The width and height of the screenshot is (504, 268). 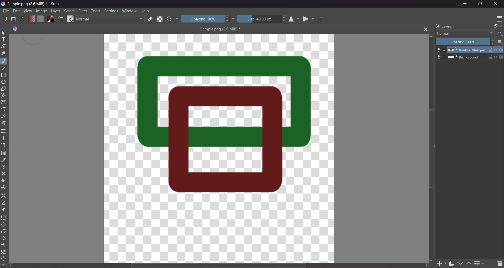 I want to click on Brush Preset, so click(x=70, y=19).